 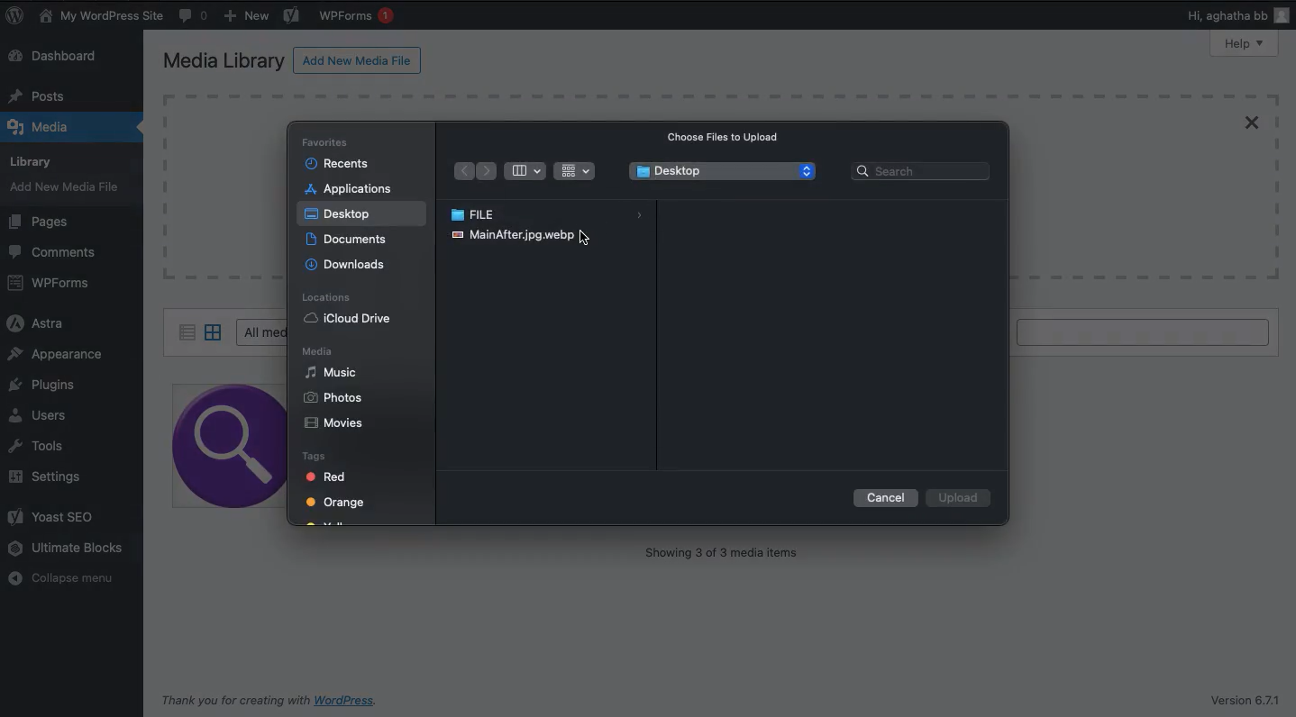 What do you see at coordinates (335, 398) in the screenshot?
I see `Phots` at bounding box center [335, 398].